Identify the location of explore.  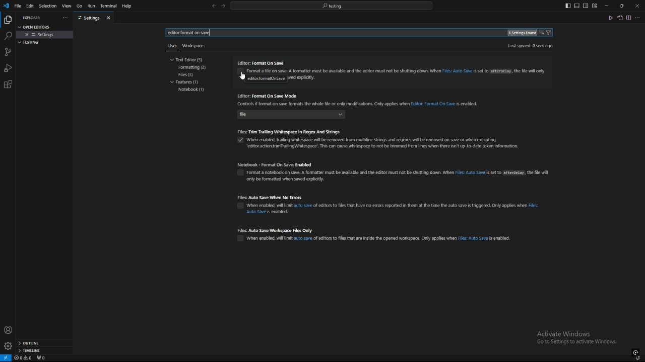
(8, 19).